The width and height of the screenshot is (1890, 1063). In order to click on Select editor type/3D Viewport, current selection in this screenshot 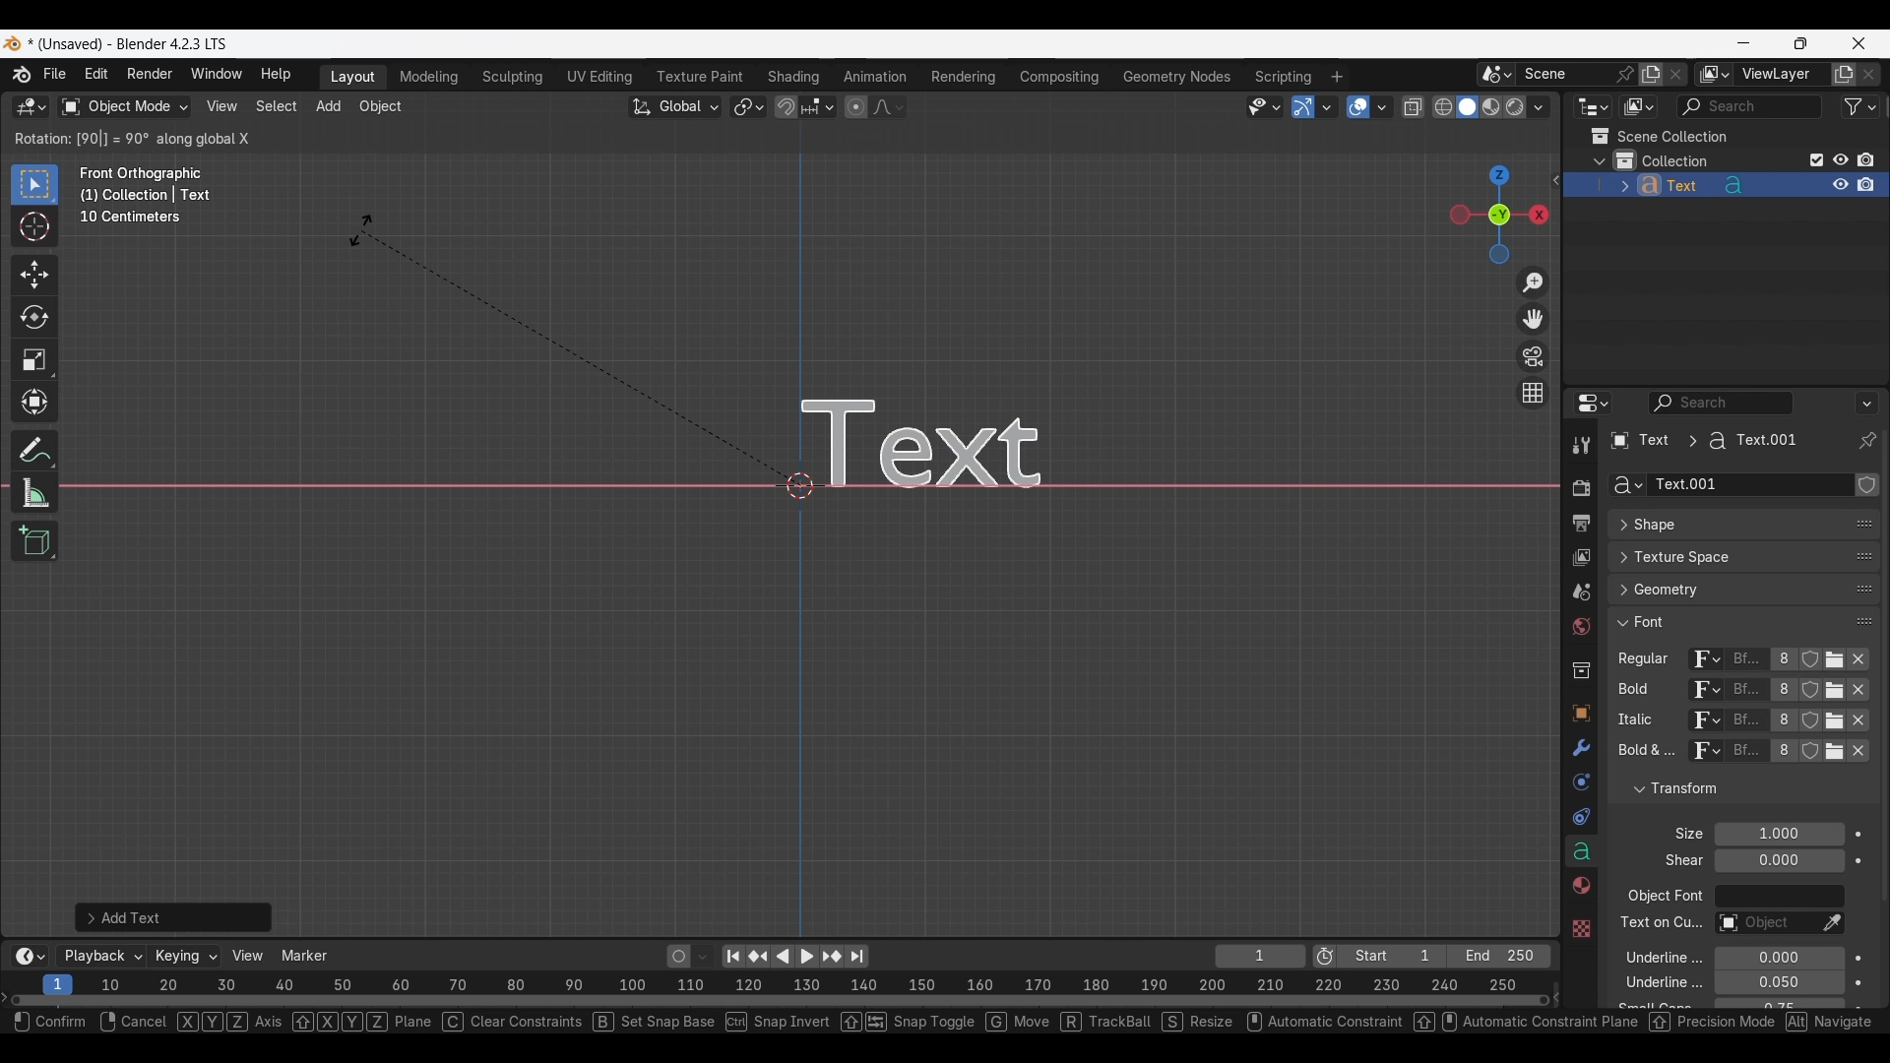, I will do `click(31, 106)`.